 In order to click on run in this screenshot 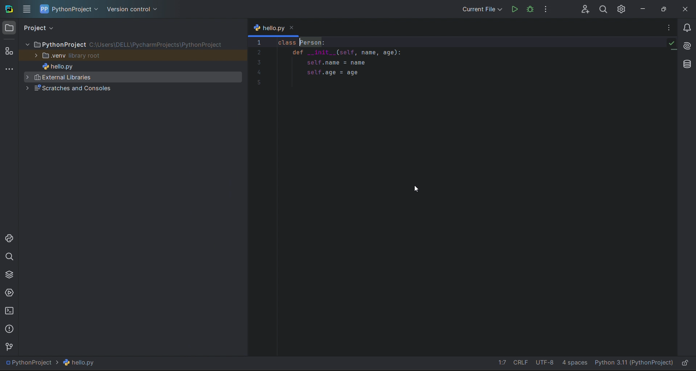, I will do `click(515, 9)`.